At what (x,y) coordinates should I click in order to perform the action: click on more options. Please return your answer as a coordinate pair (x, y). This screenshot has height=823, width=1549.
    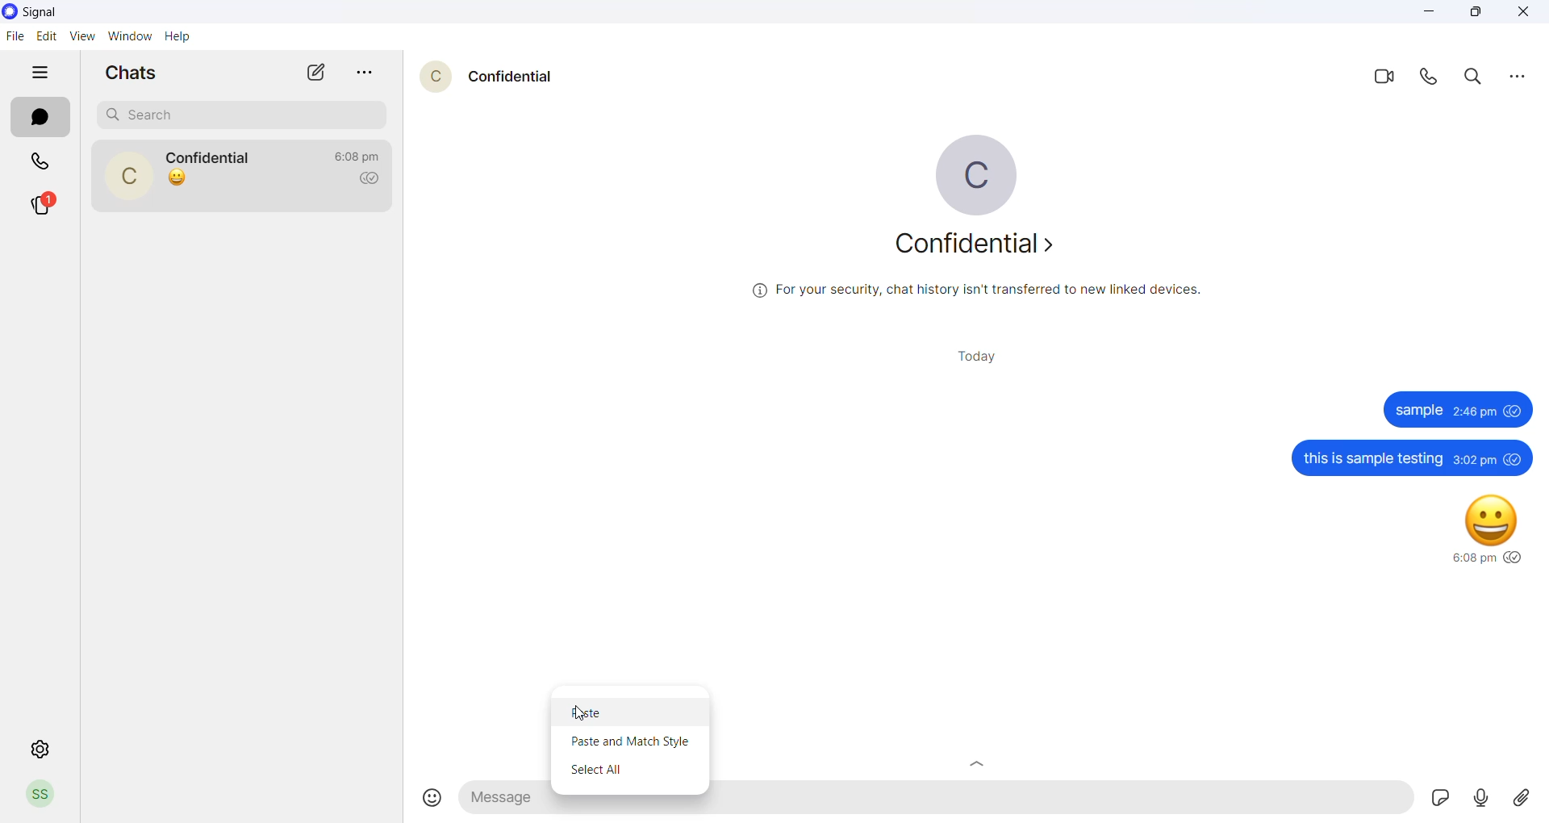
    Looking at the image, I should click on (371, 73).